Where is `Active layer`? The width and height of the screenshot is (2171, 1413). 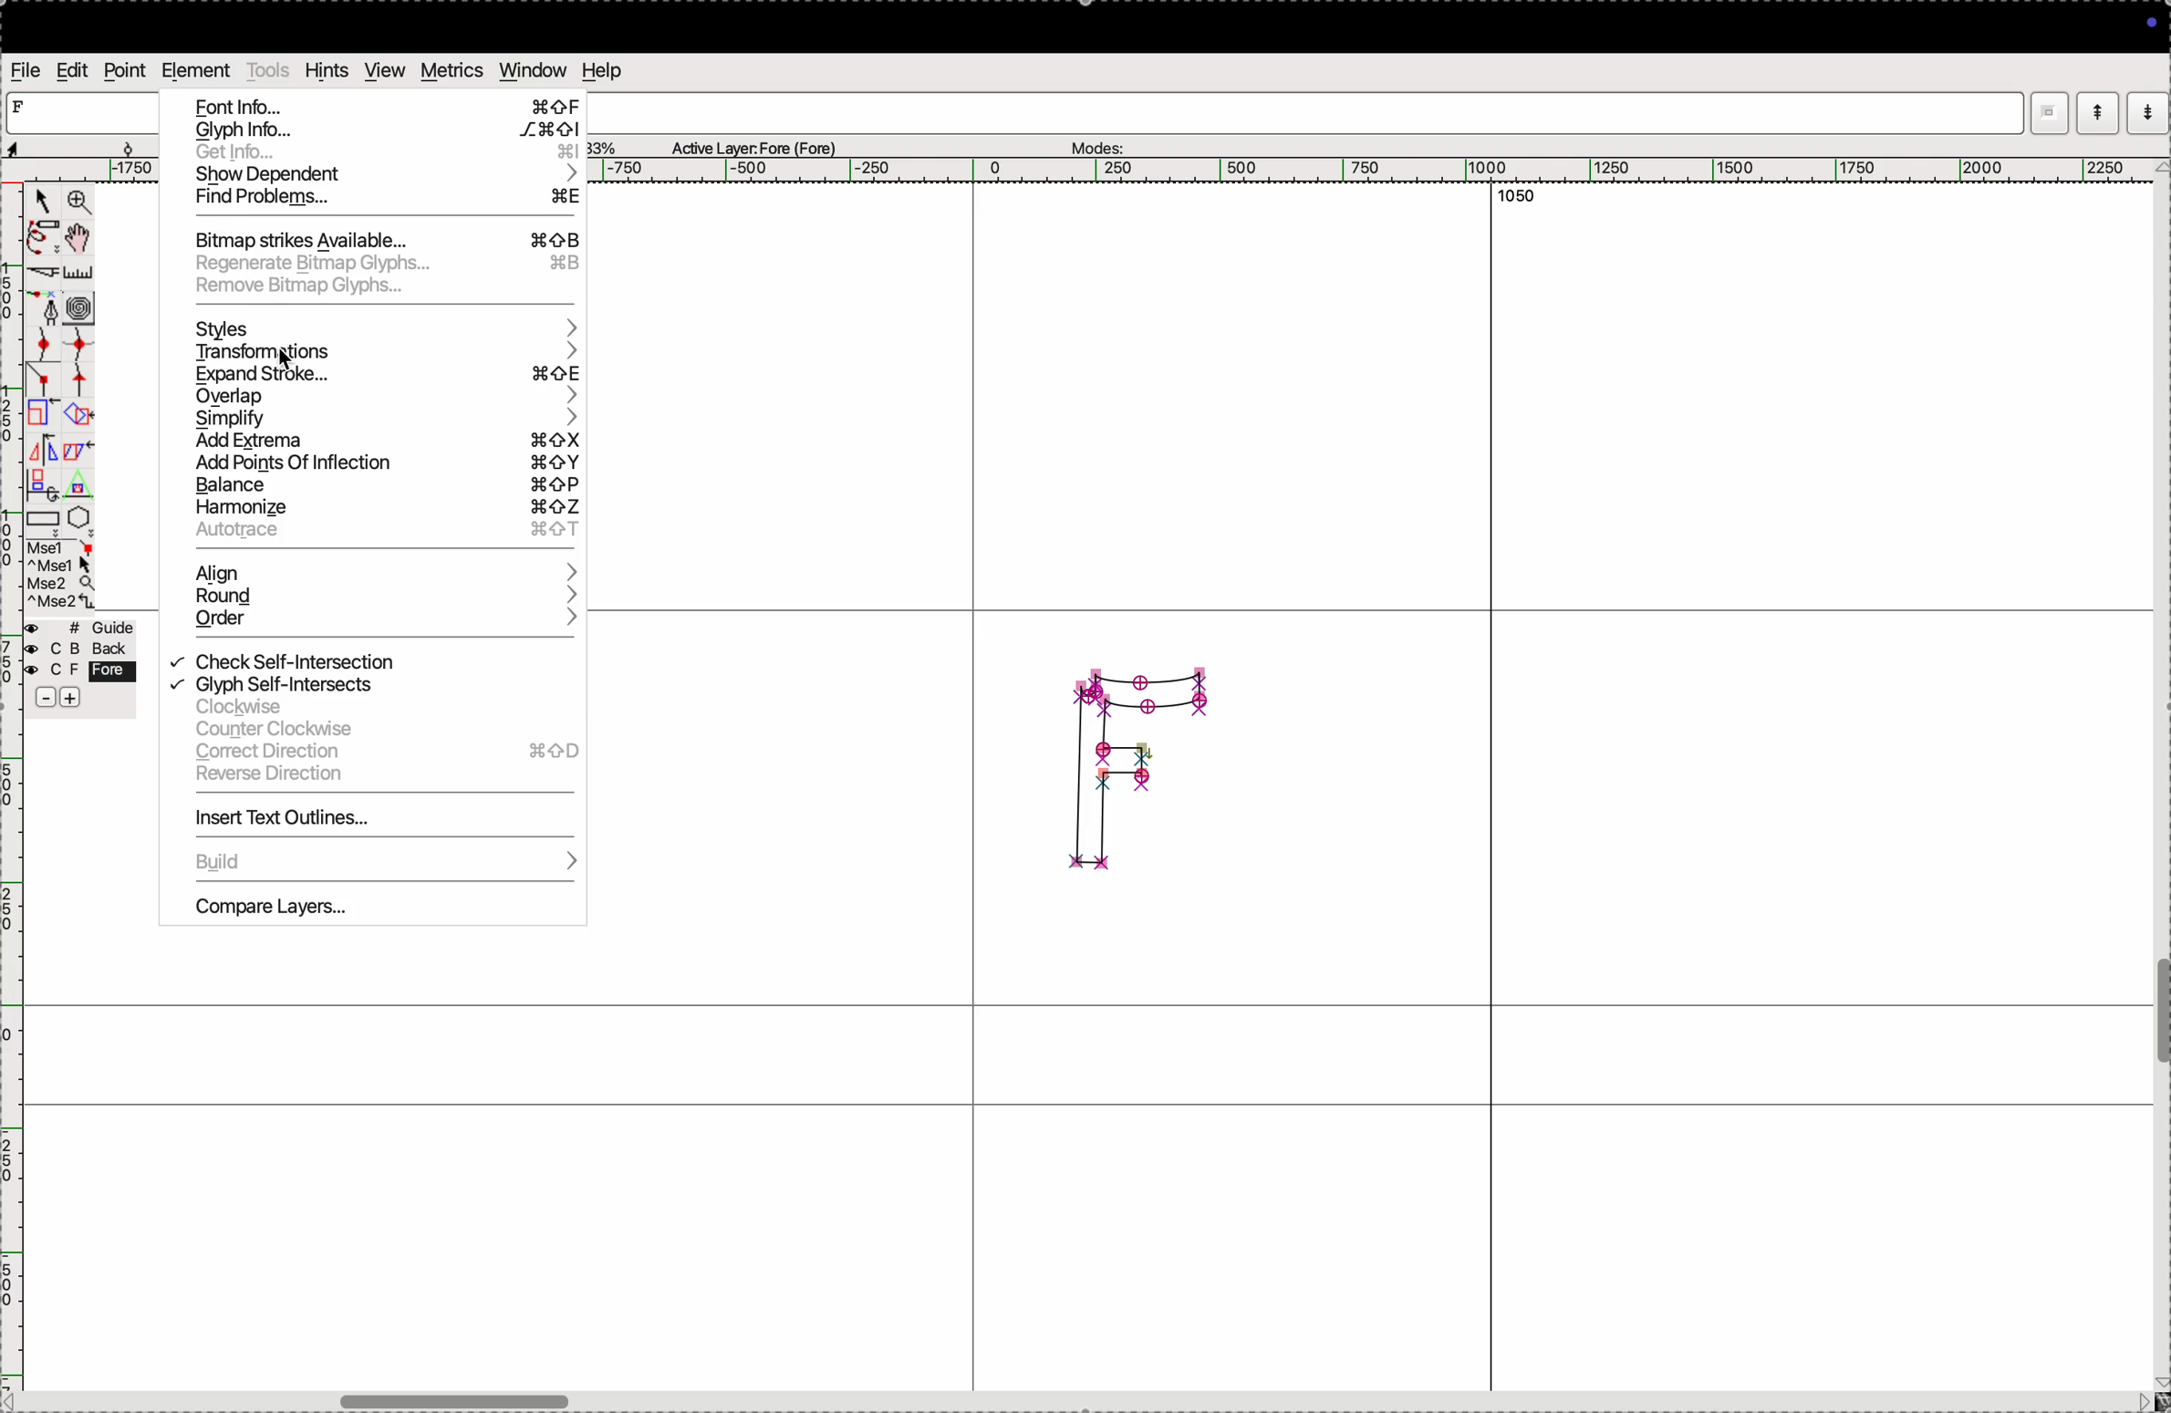 Active layer is located at coordinates (755, 145).